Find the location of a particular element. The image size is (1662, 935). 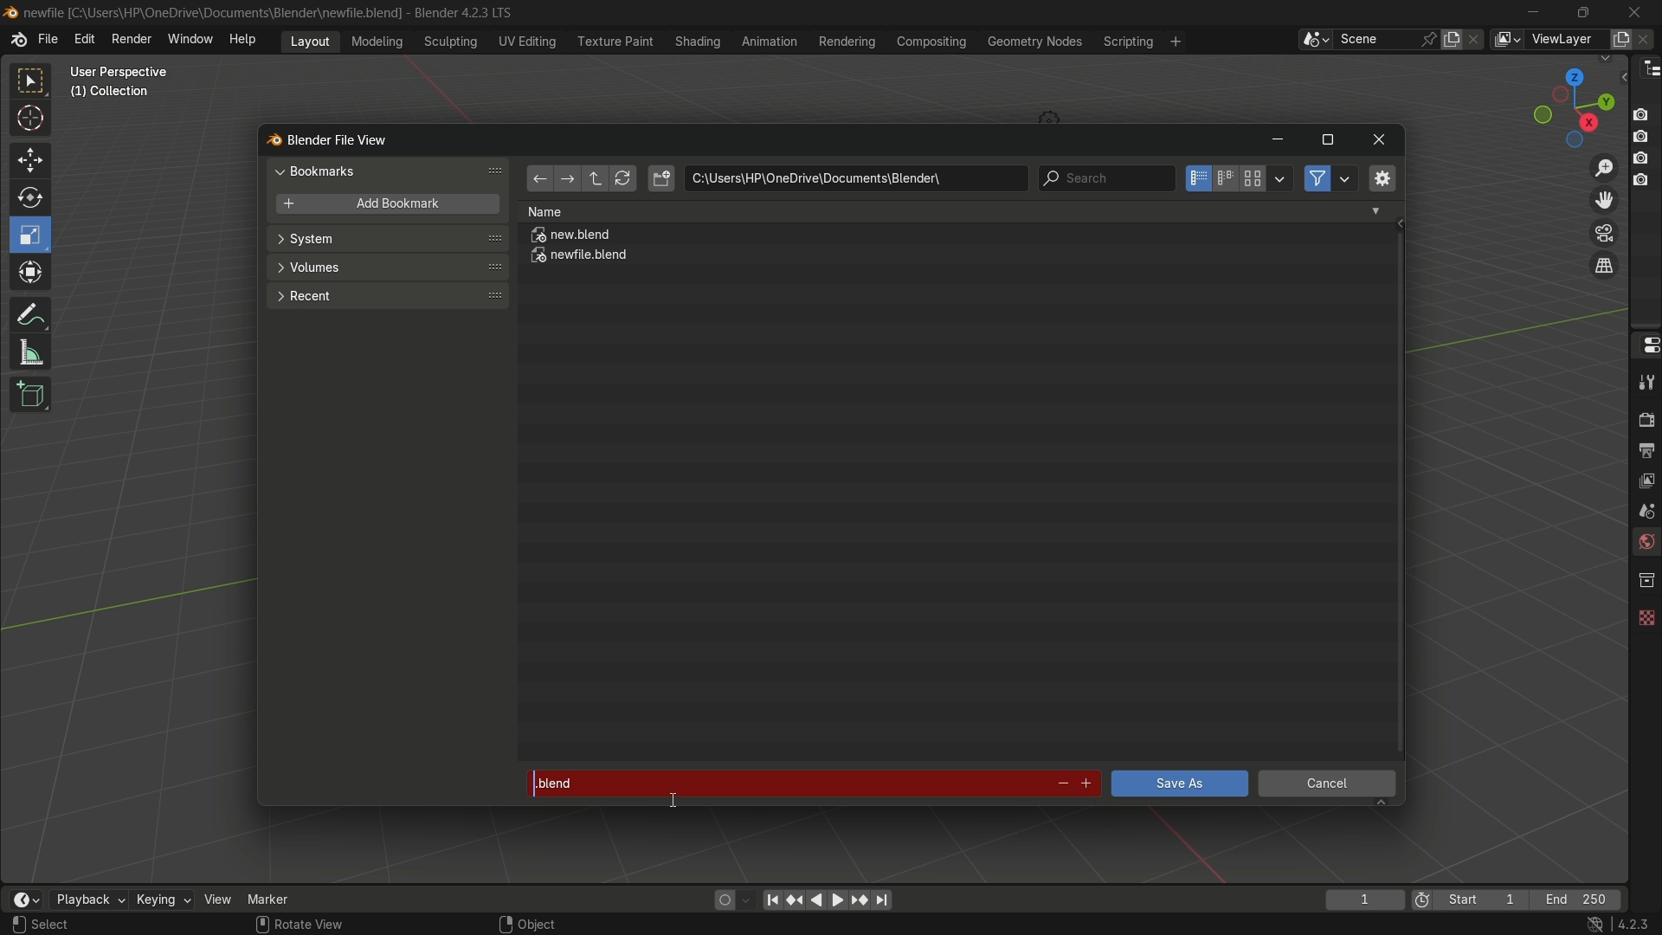

location is located at coordinates (855, 178).